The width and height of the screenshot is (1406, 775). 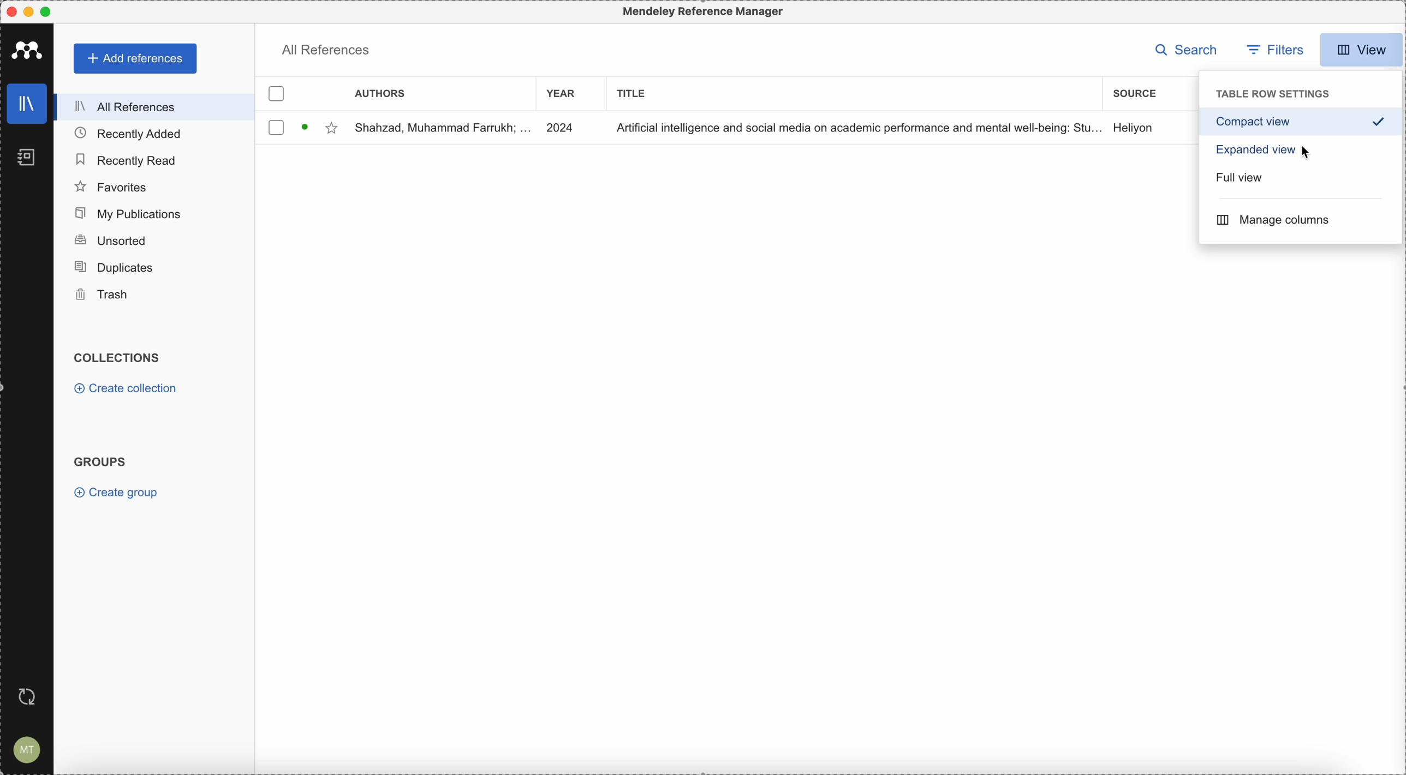 I want to click on checkbox, so click(x=275, y=127).